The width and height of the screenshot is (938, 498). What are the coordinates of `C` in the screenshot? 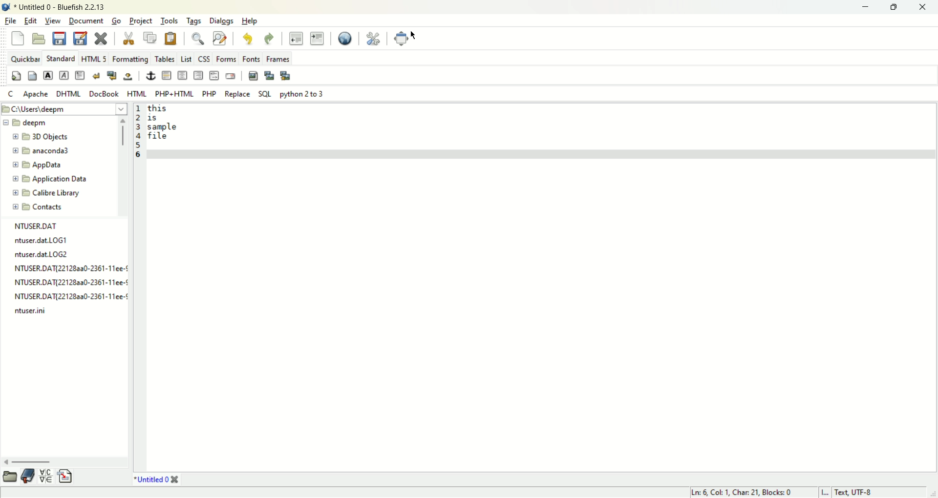 It's located at (11, 93).